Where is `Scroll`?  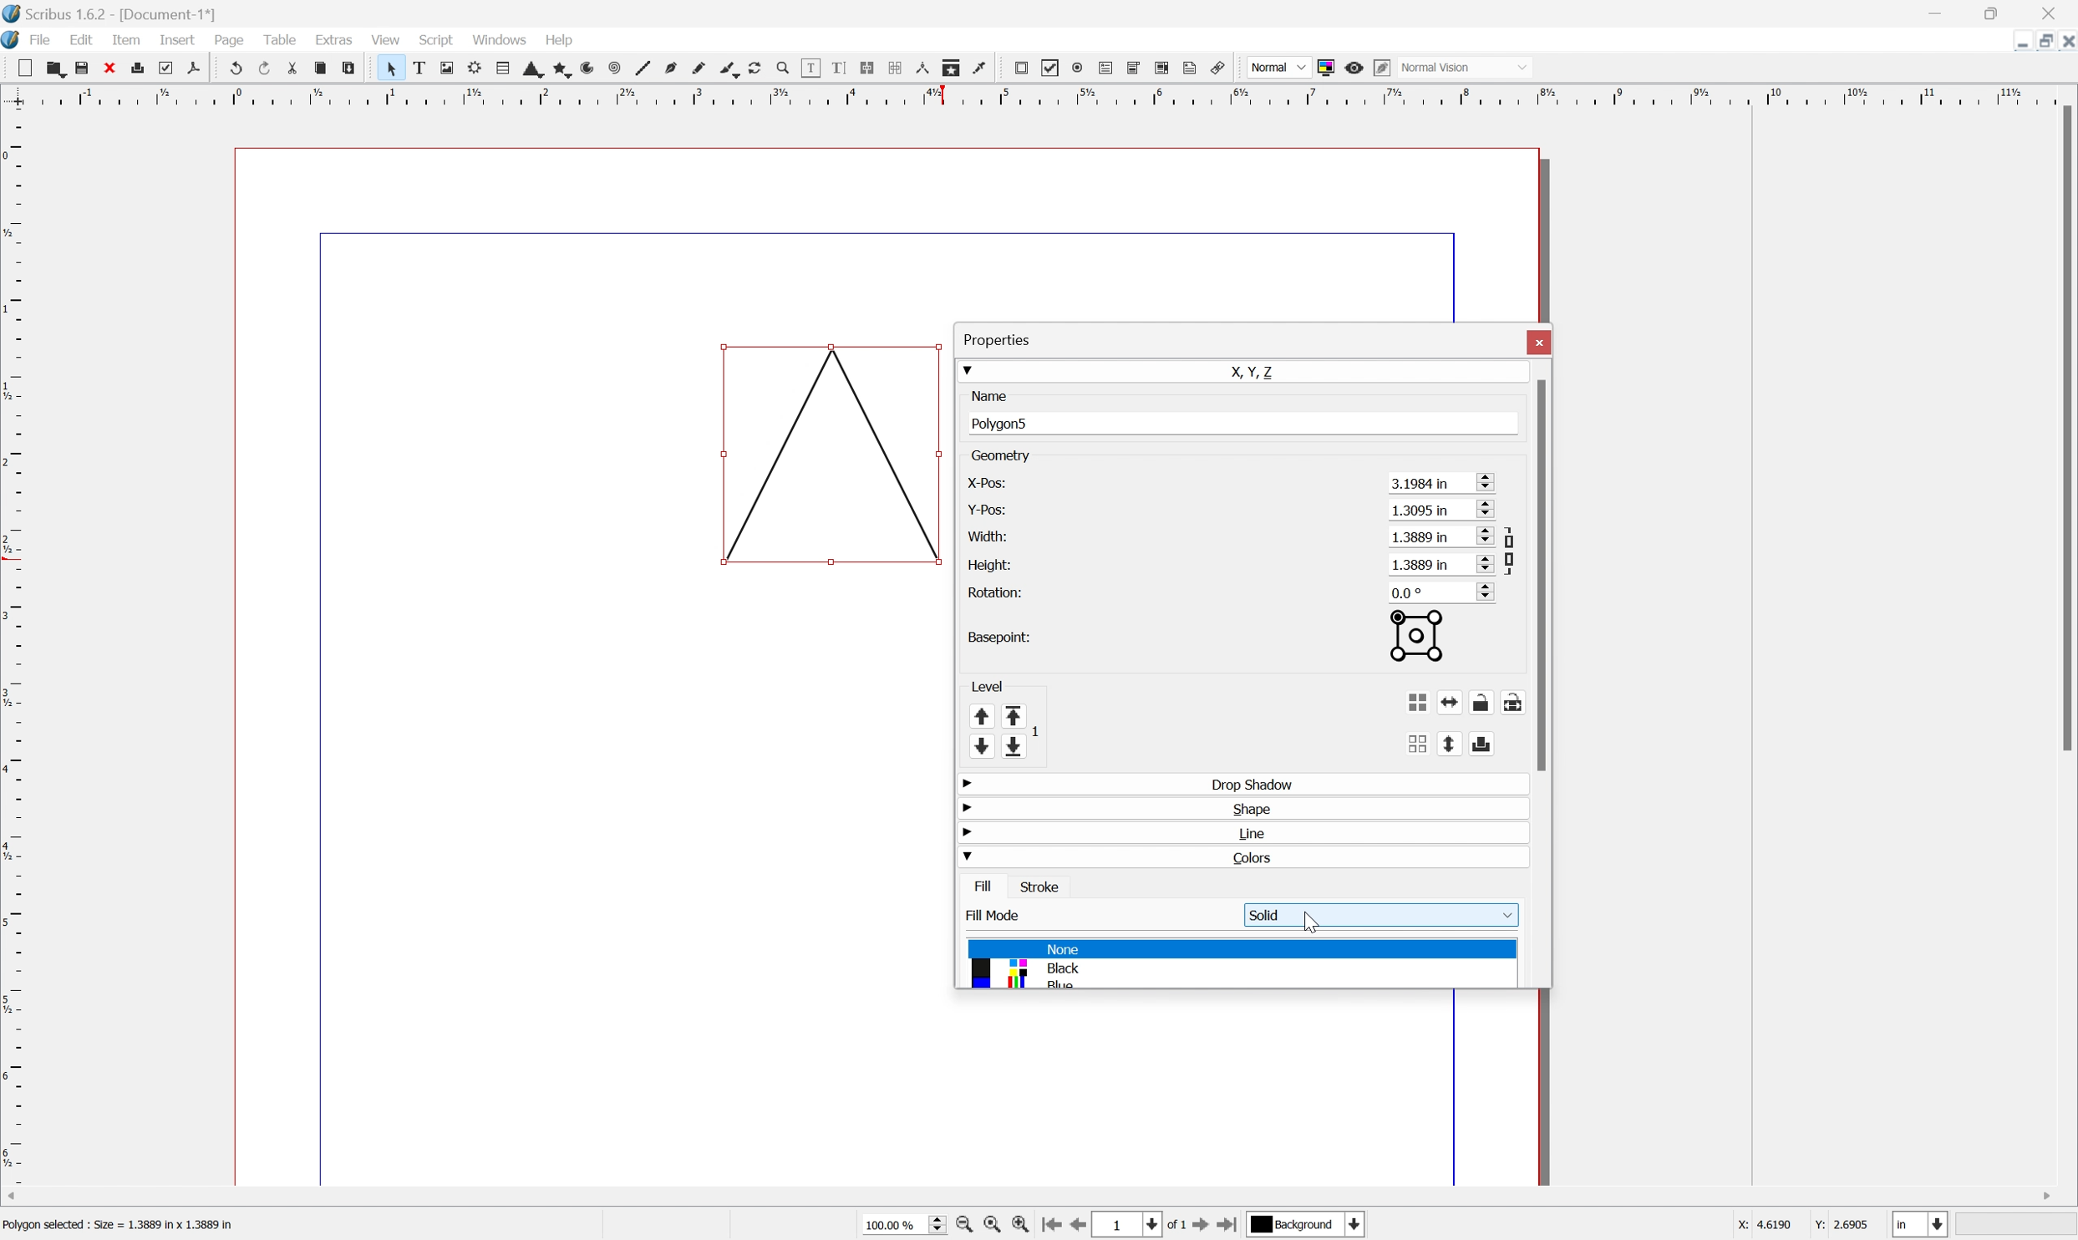
Scroll is located at coordinates (1503, 480).